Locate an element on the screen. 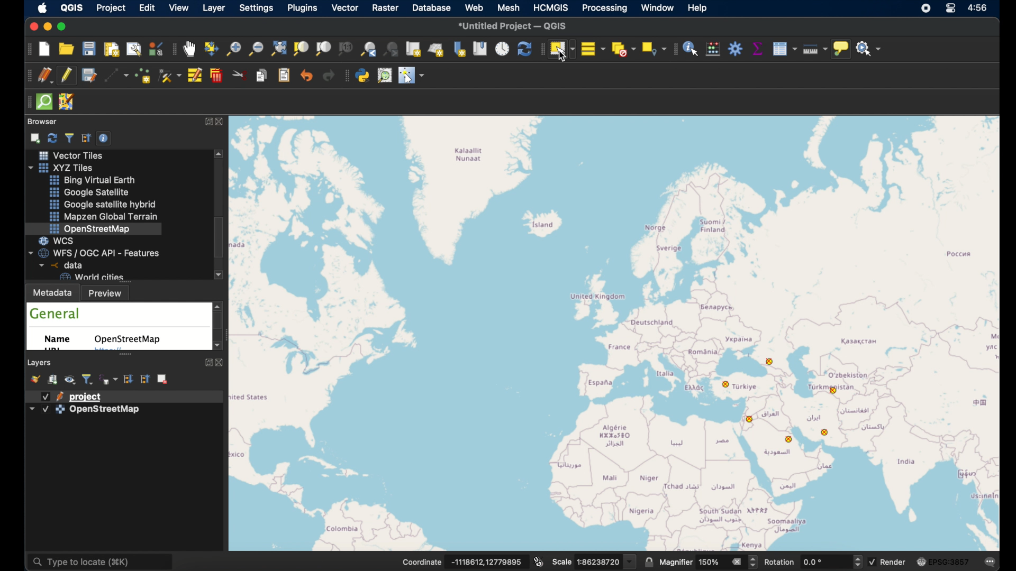 This screenshot has height=571, width=1016. general is located at coordinates (56, 314).